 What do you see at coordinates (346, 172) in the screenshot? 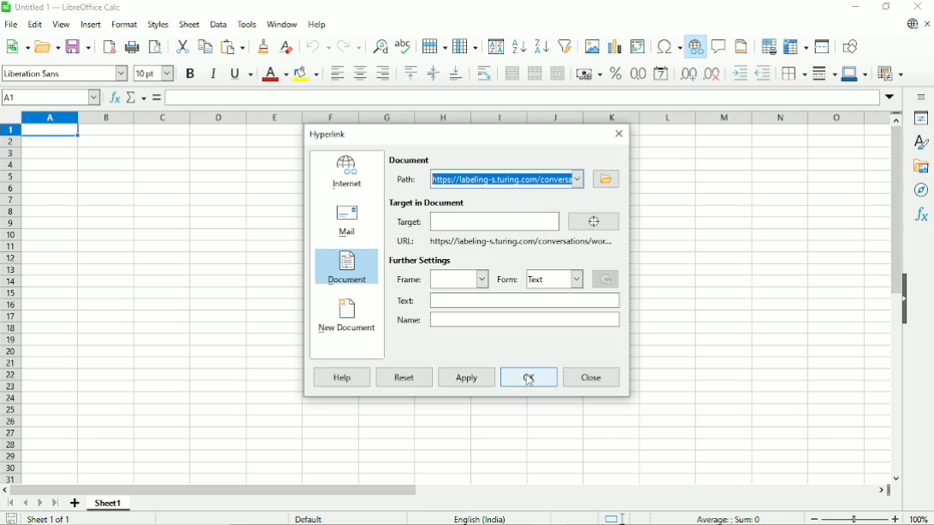
I see `Internet` at bounding box center [346, 172].